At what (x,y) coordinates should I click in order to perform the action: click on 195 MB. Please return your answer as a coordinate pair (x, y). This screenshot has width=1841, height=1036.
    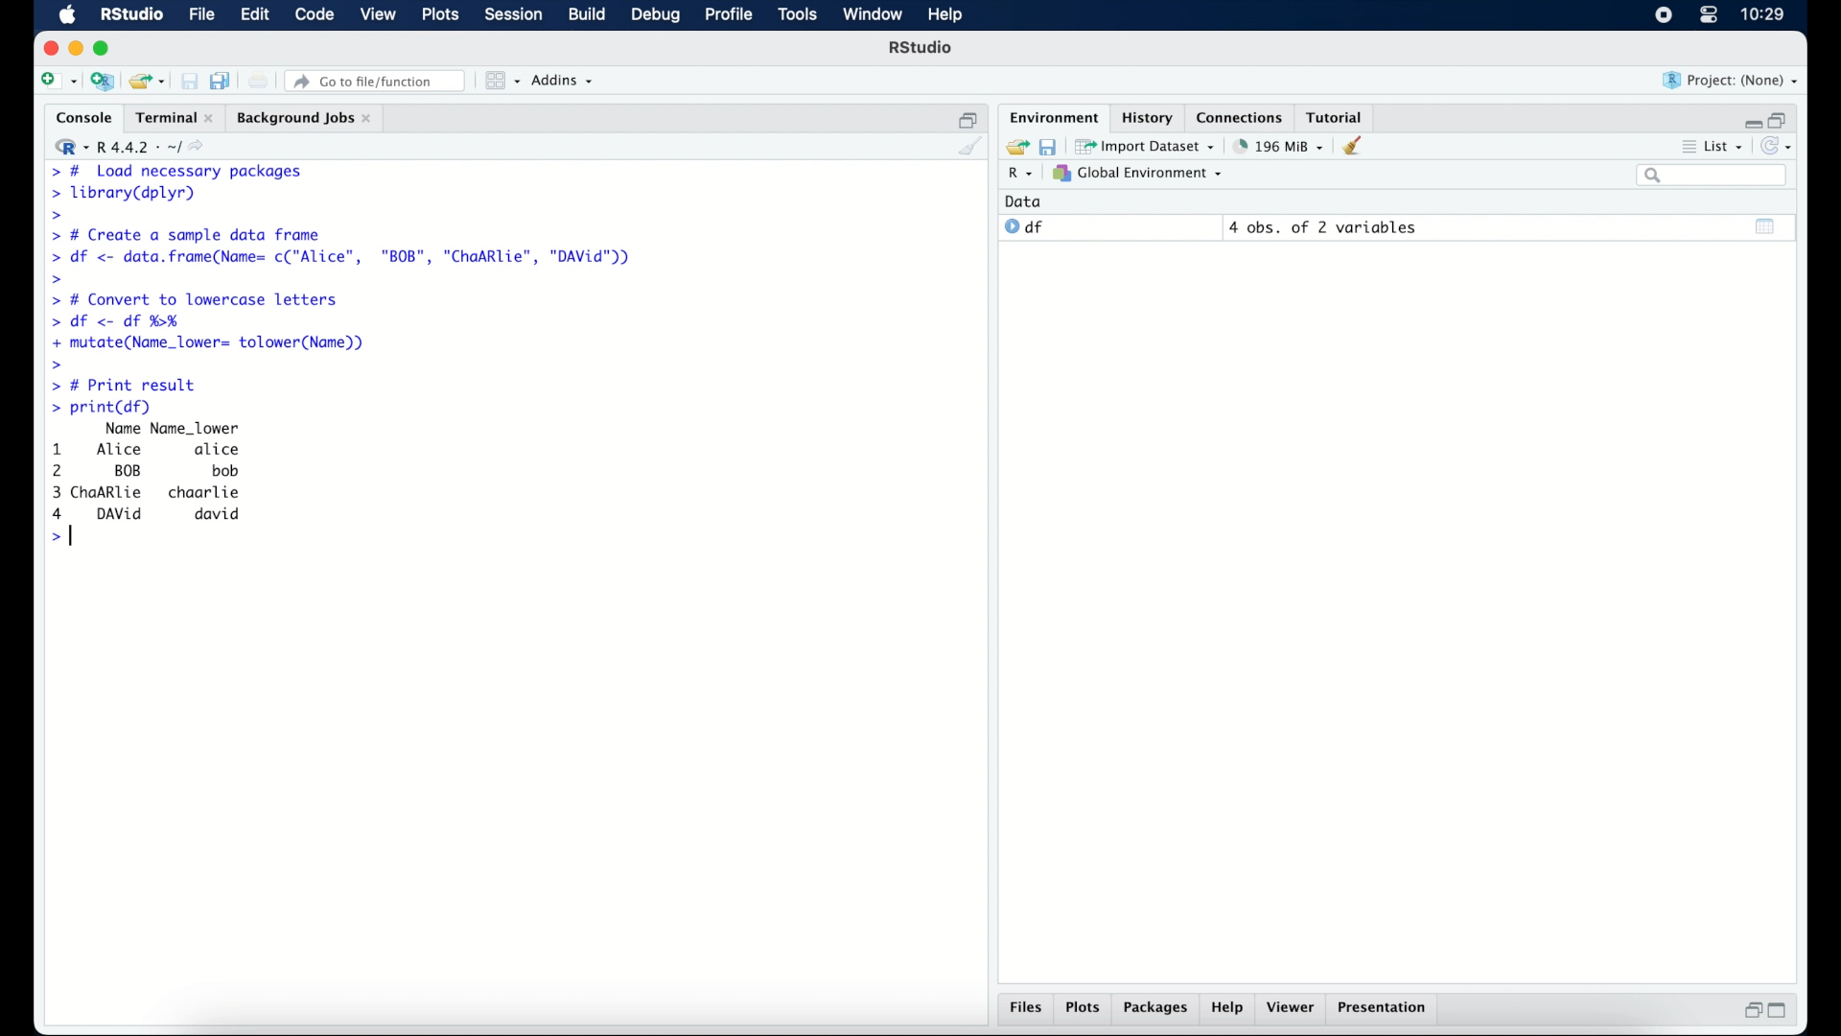
    Looking at the image, I should click on (1277, 145).